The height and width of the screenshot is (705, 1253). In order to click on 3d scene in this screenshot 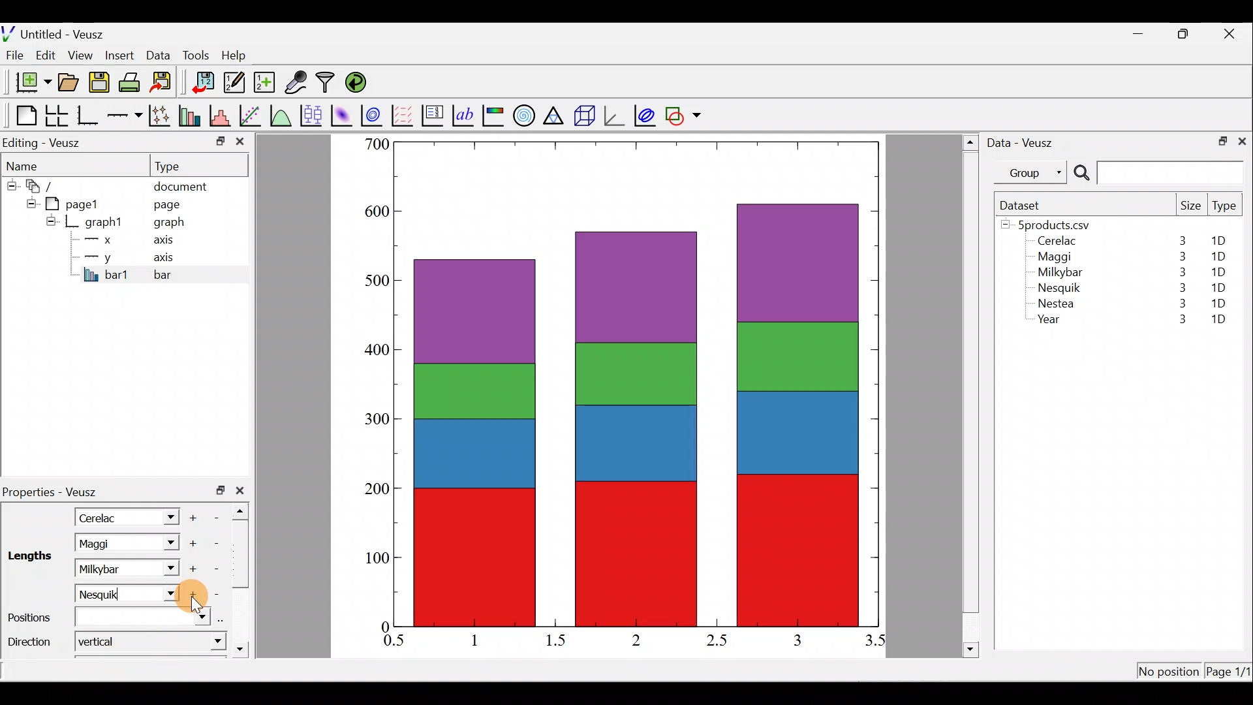, I will do `click(583, 116)`.